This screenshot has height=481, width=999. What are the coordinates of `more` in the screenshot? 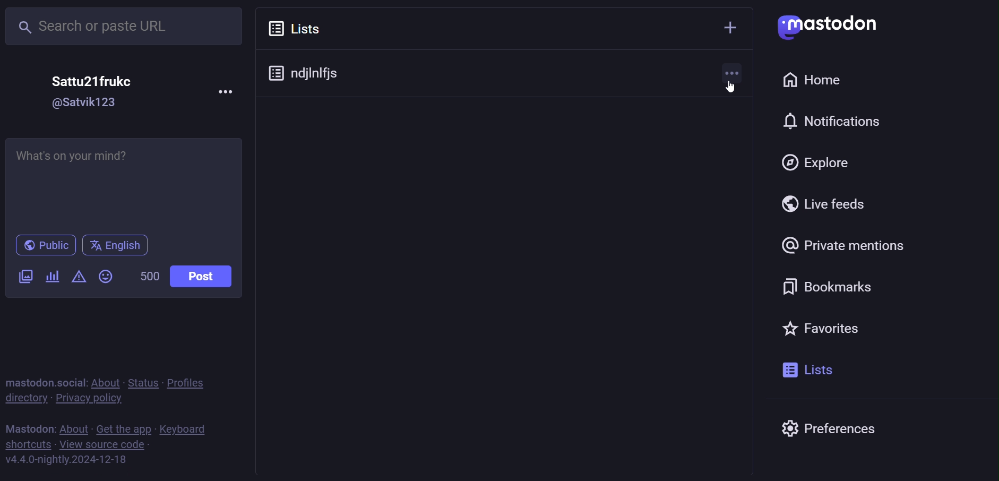 It's located at (223, 92).